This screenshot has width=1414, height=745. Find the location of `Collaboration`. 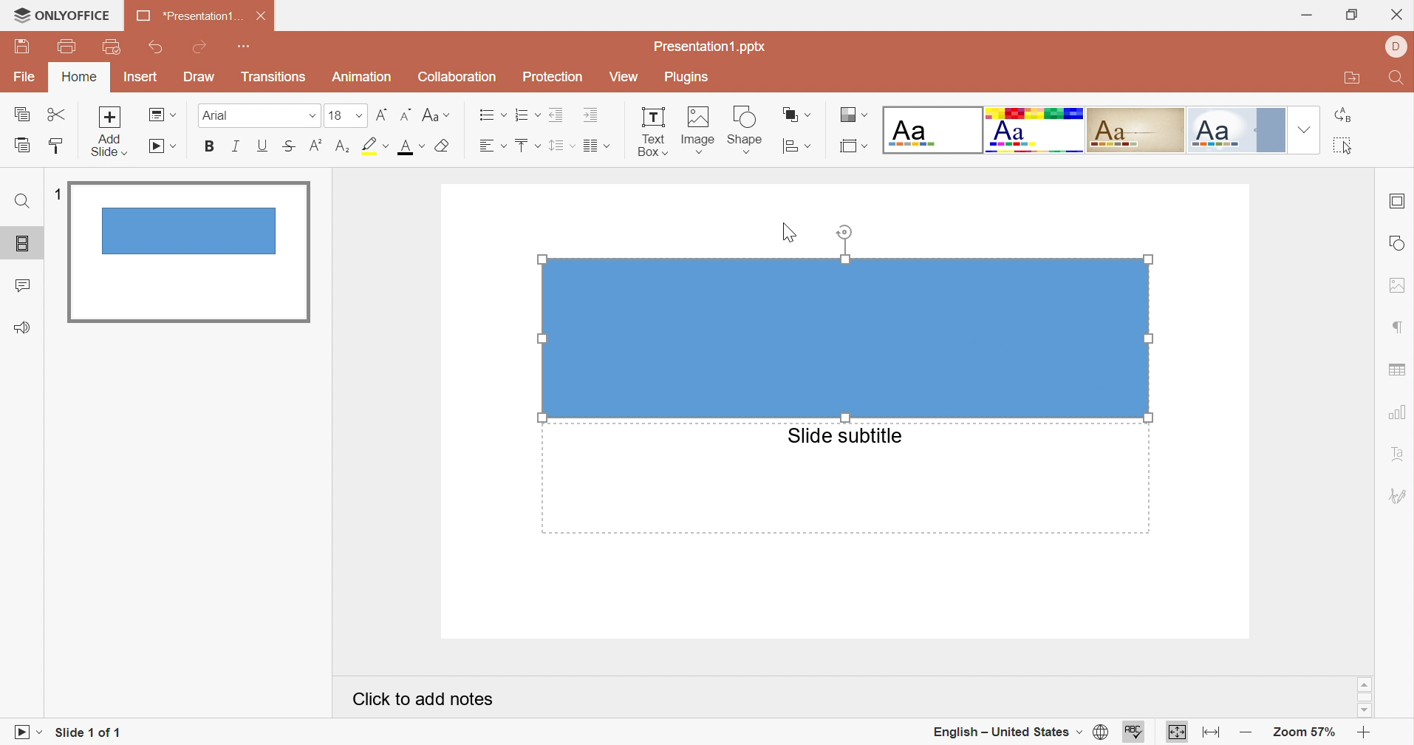

Collaboration is located at coordinates (454, 78).